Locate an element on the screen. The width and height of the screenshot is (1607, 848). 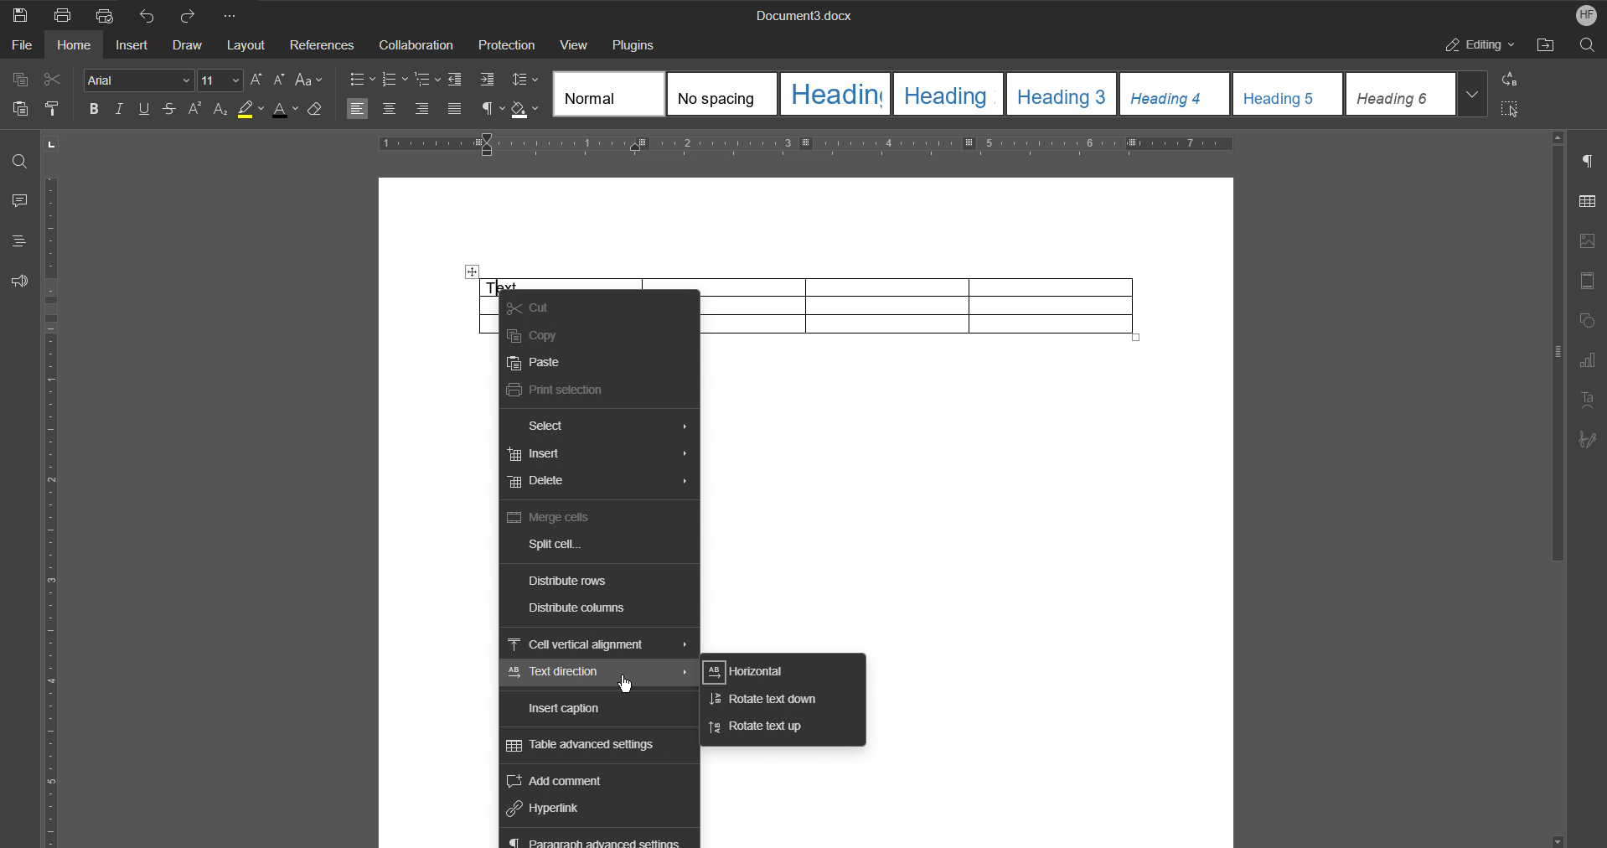
Search is located at coordinates (1588, 45).